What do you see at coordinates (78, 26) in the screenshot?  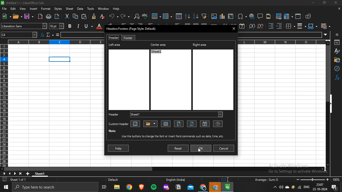 I see `italic` at bounding box center [78, 26].